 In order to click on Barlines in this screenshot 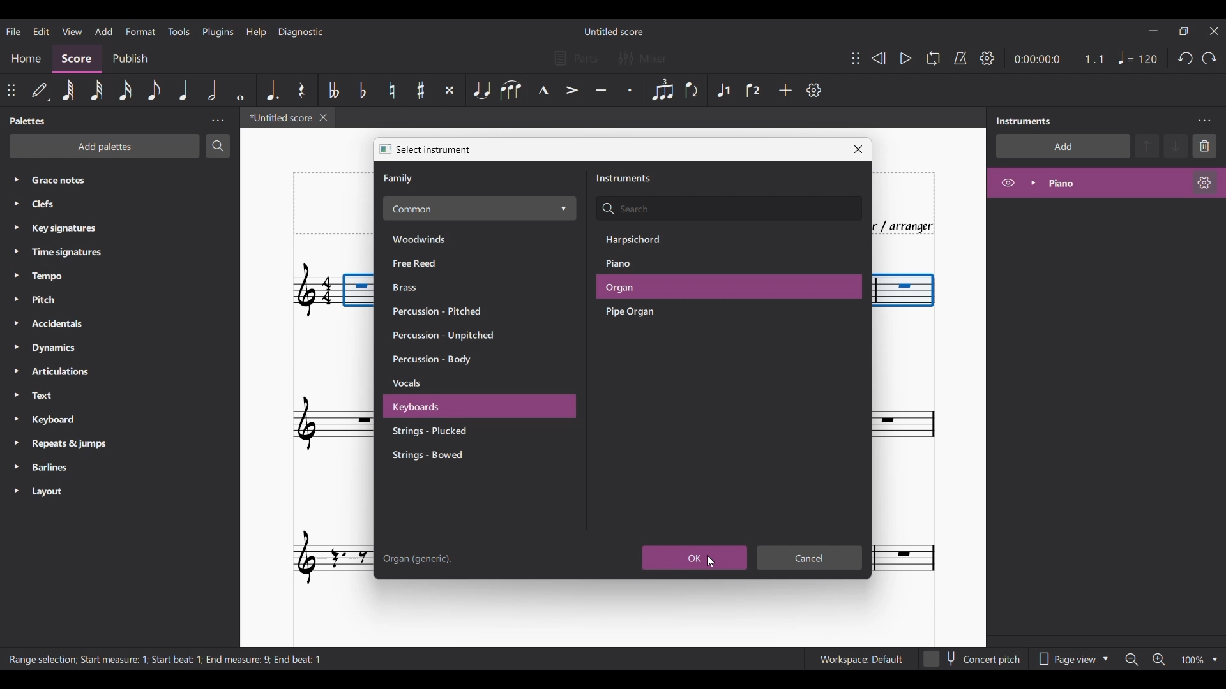, I will do `click(69, 468)`.